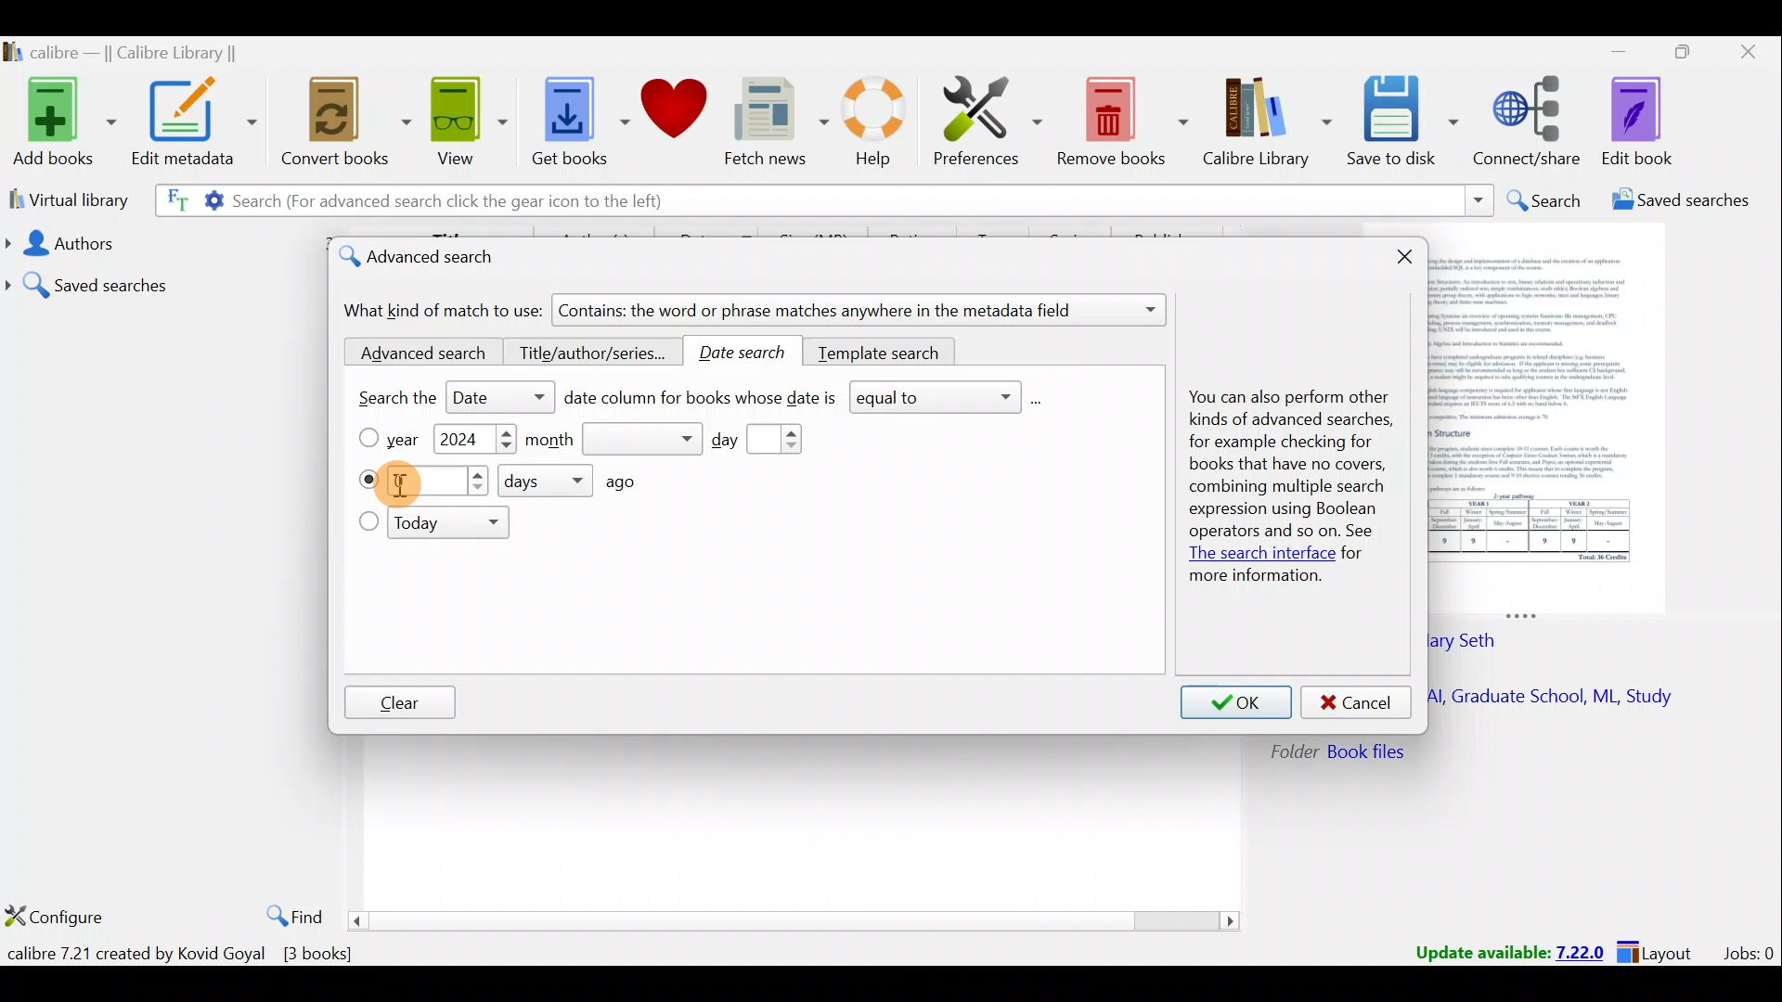  I want to click on Date column for books whose date is, so click(702, 402).